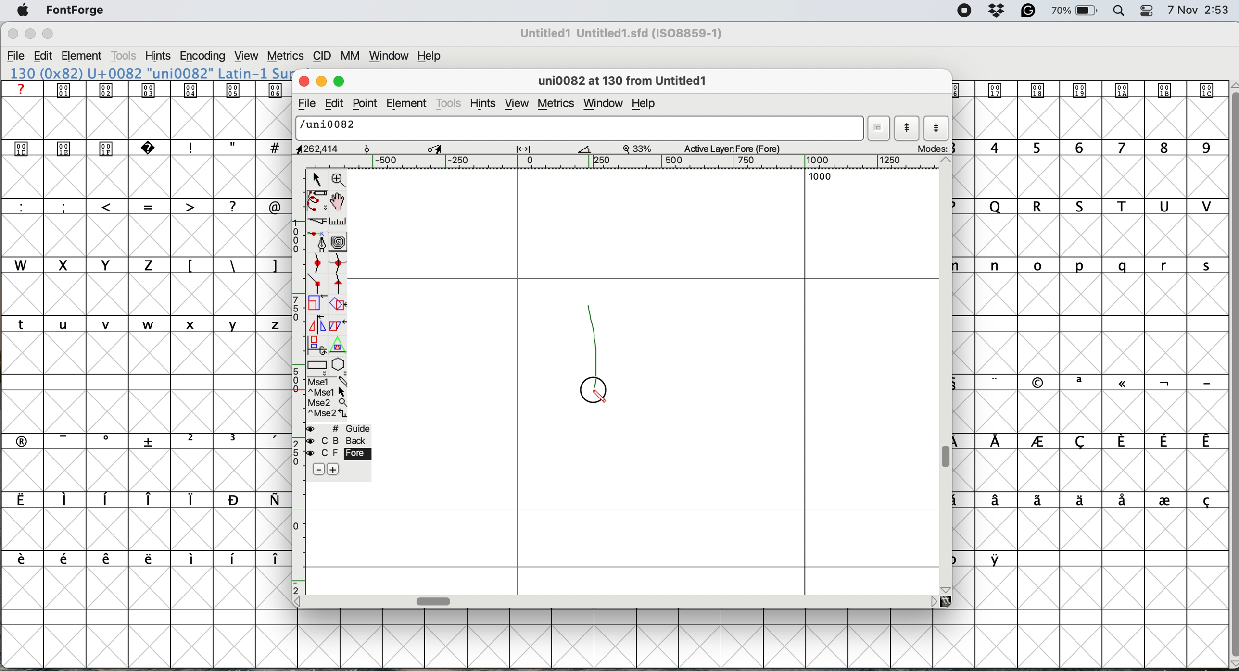 Image resolution: width=1239 pixels, height=671 pixels. What do you see at coordinates (49, 21) in the screenshot?
I see `` at bounding box center [49, 21].